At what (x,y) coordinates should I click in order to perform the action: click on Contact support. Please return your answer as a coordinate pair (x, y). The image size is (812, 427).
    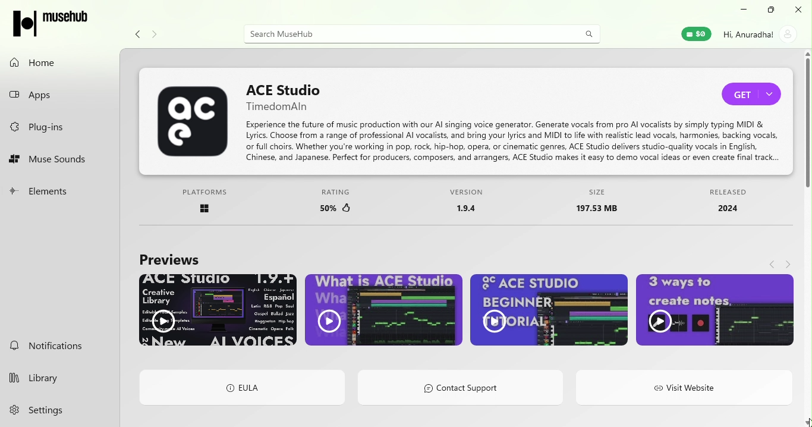
    Looking at the image, I should click on (461, 390).